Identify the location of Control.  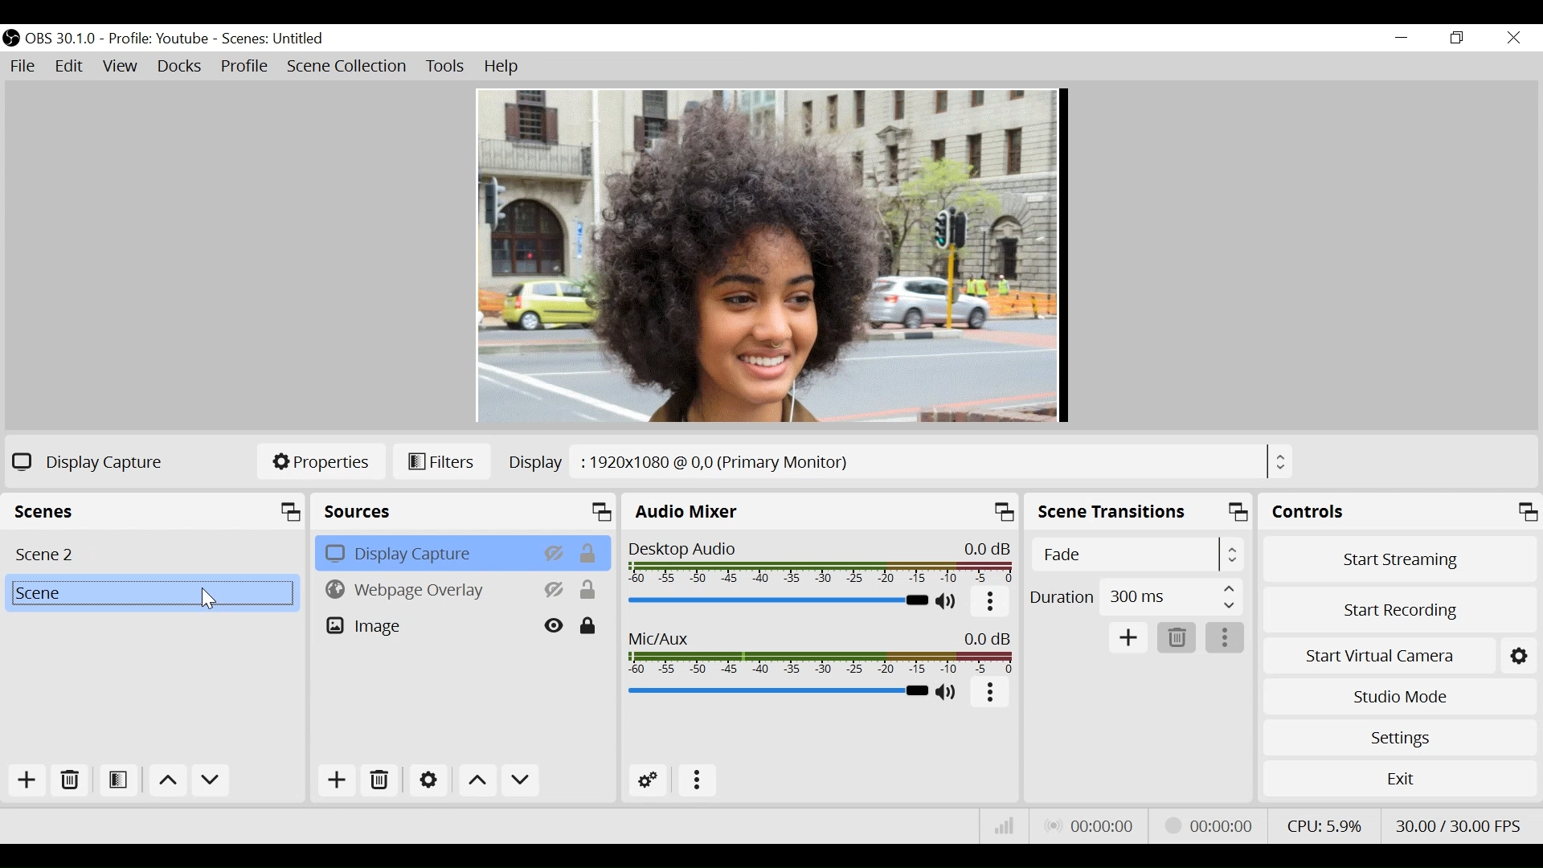
(1399, 511).